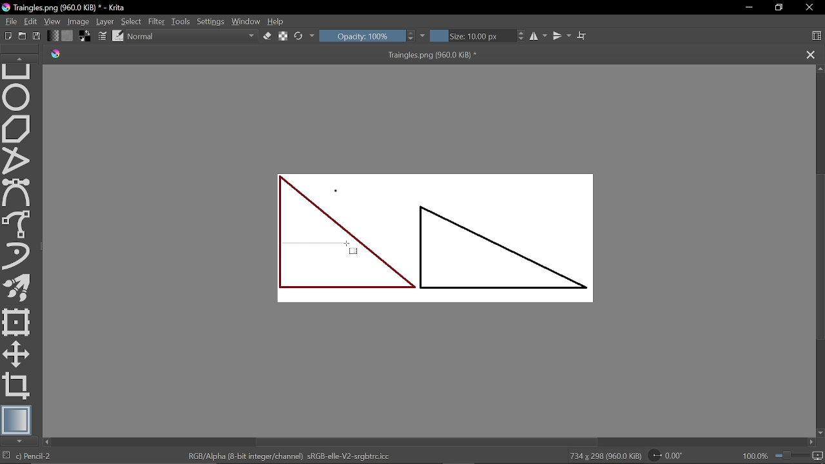  I want to click on Window, so click(246, 21).